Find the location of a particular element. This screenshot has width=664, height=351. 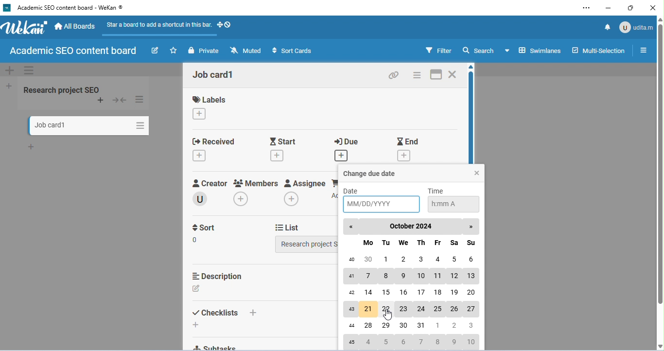

creator name is located at coordinates (204, 199).